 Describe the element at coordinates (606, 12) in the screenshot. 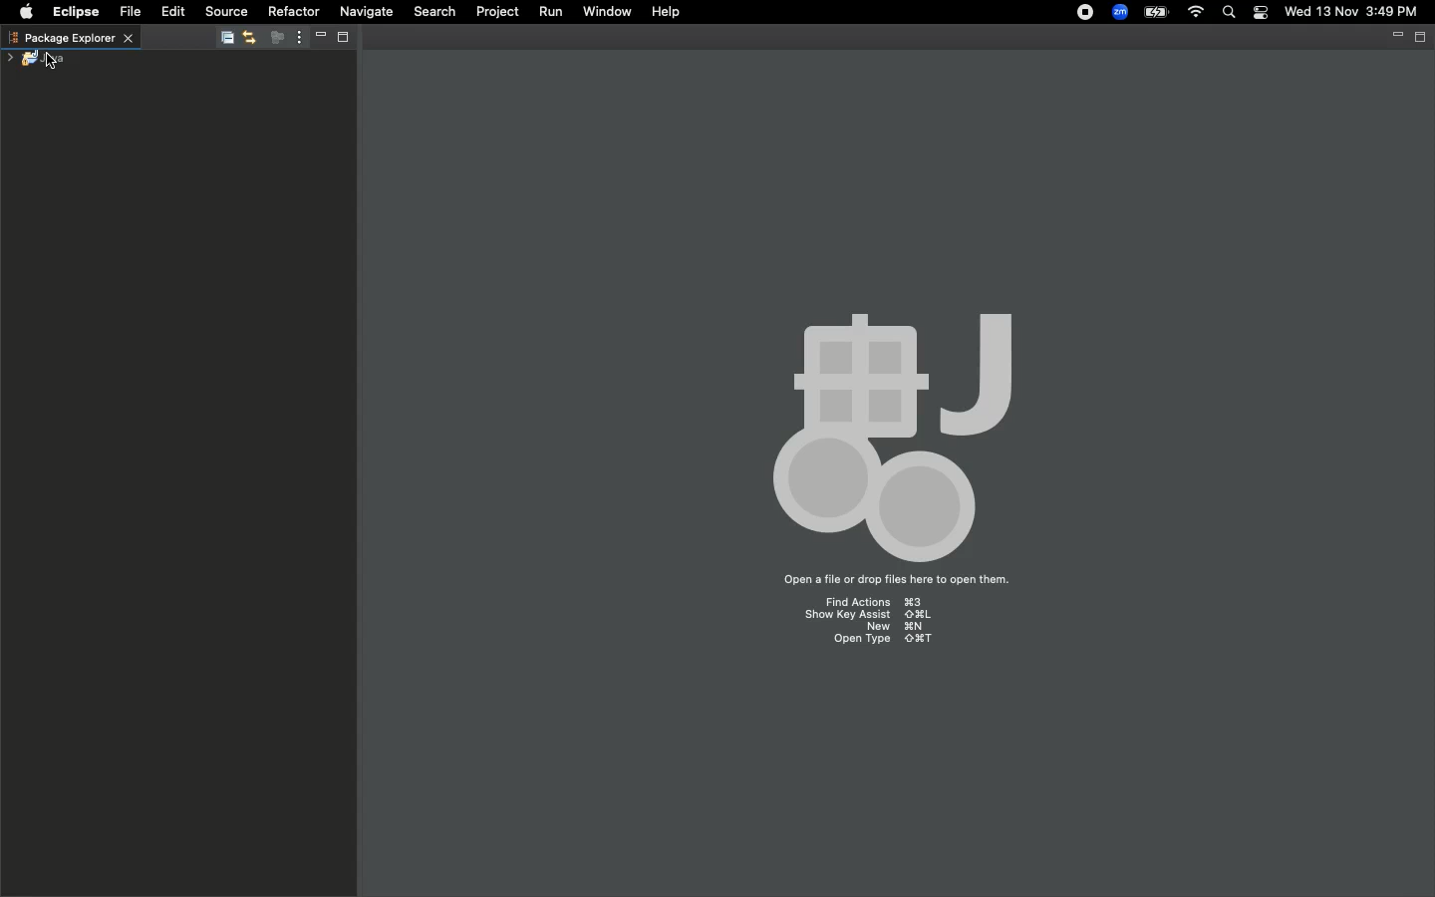

I see `Window` at that location.